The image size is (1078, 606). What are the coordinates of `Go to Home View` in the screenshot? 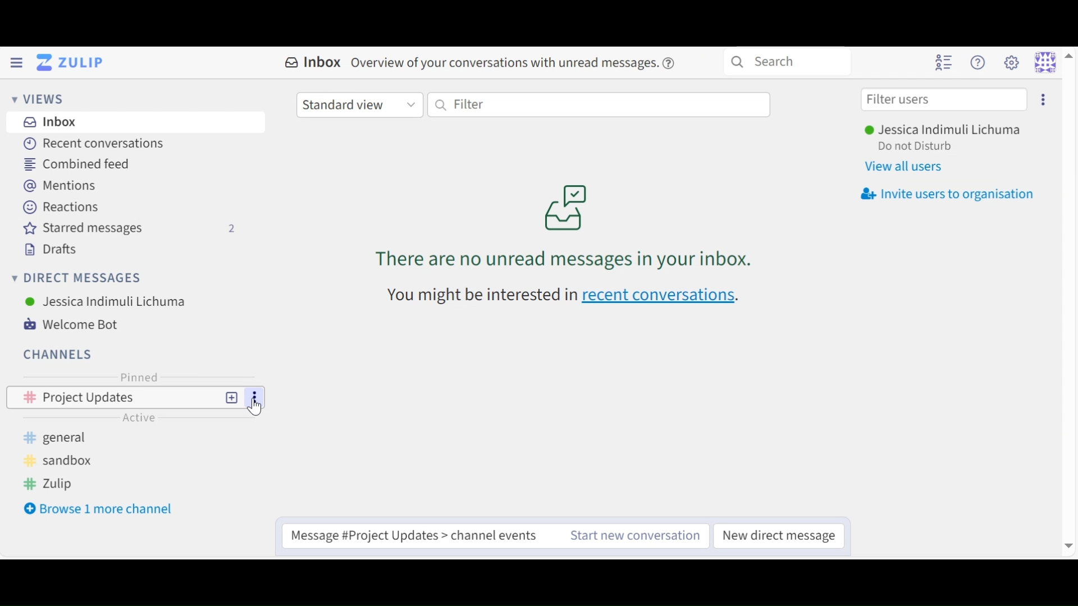 It's located at (68, 64).